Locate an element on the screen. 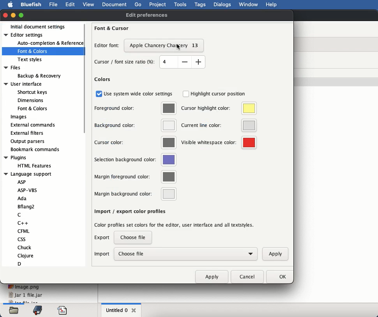 This screenshot has width=378, height=317. view is located at coordinates (90, 4).